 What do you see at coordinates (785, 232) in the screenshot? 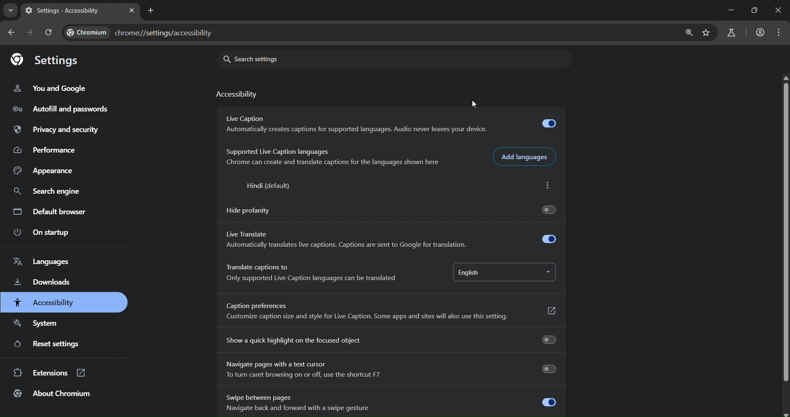
I see `scroll bar` at bounding box center [785, 232].